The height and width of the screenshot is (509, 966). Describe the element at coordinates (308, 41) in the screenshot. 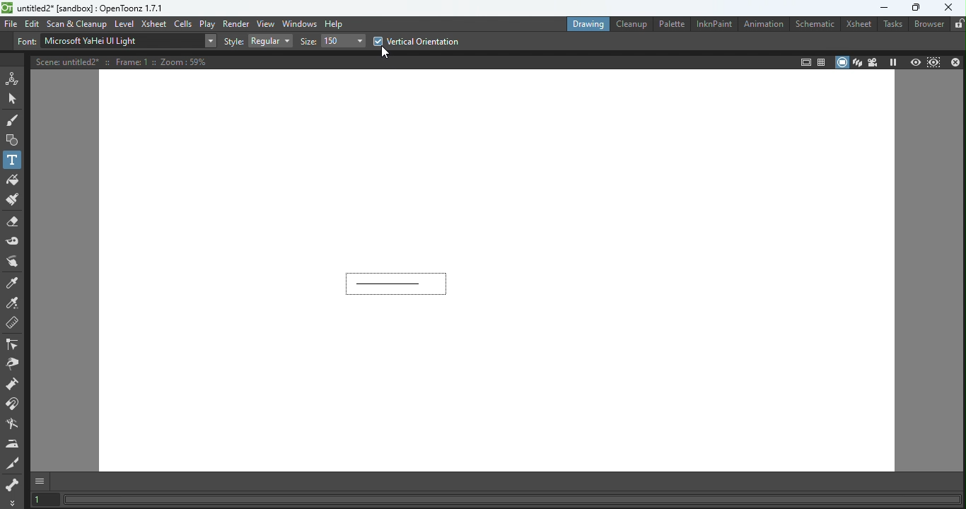

I see `Size` at that location.